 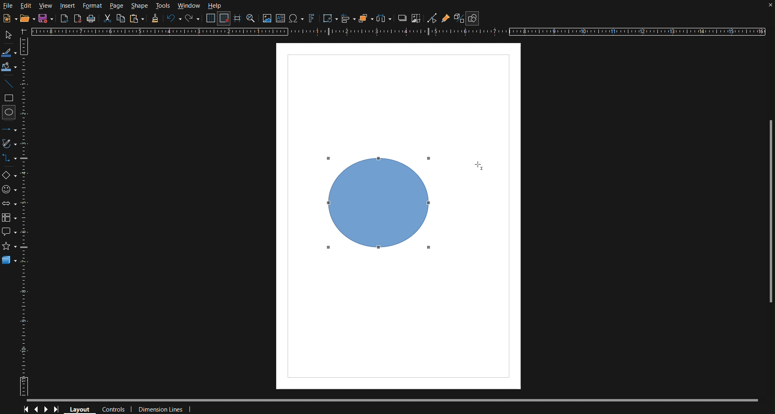 I want to click on Select, so click(x=10, y=34).